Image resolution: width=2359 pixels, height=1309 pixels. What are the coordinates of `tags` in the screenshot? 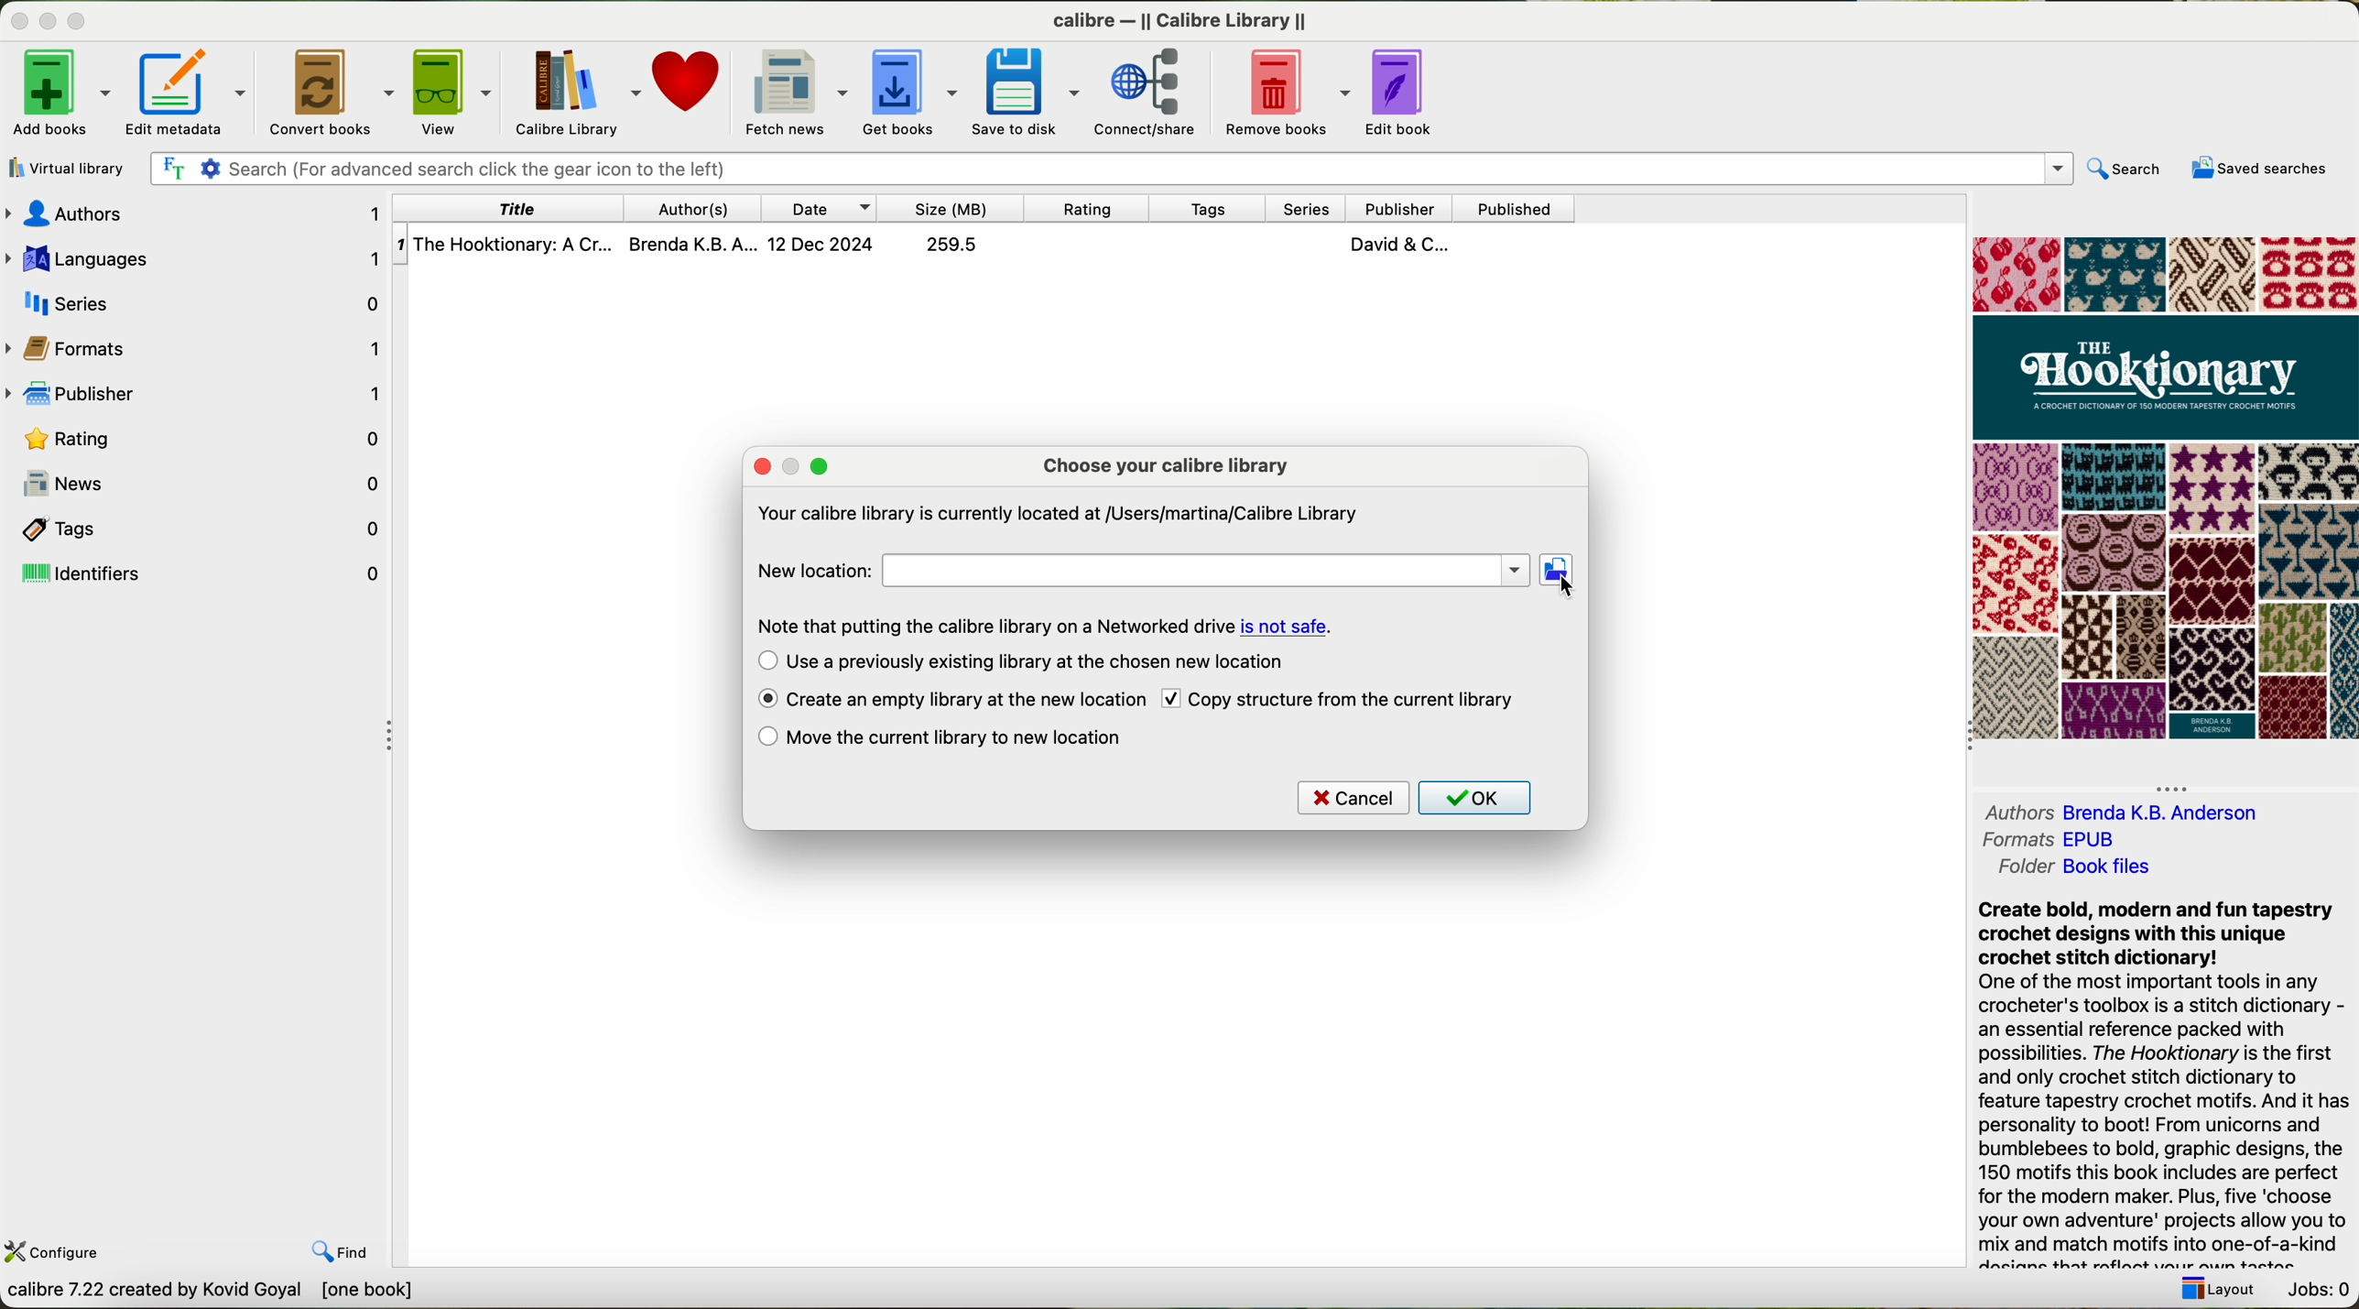 It's located at (1209, 208).